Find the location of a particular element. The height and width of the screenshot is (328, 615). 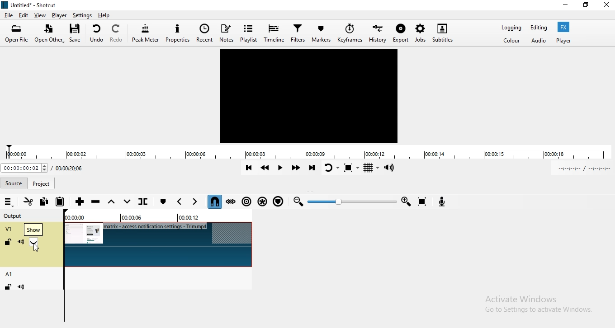

Video track is located at coordinates (158, 244).